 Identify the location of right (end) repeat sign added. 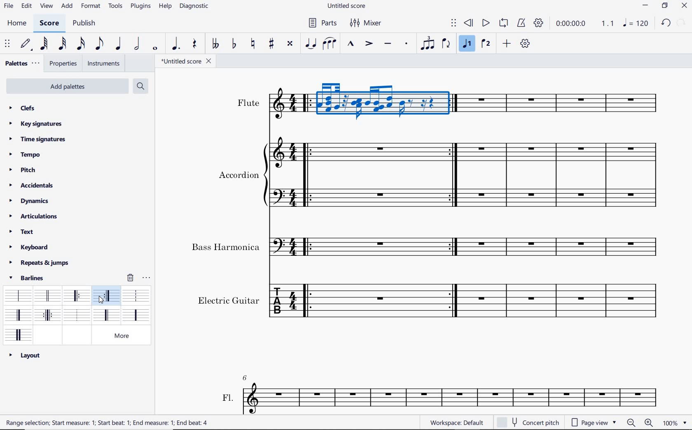
(454, 247).